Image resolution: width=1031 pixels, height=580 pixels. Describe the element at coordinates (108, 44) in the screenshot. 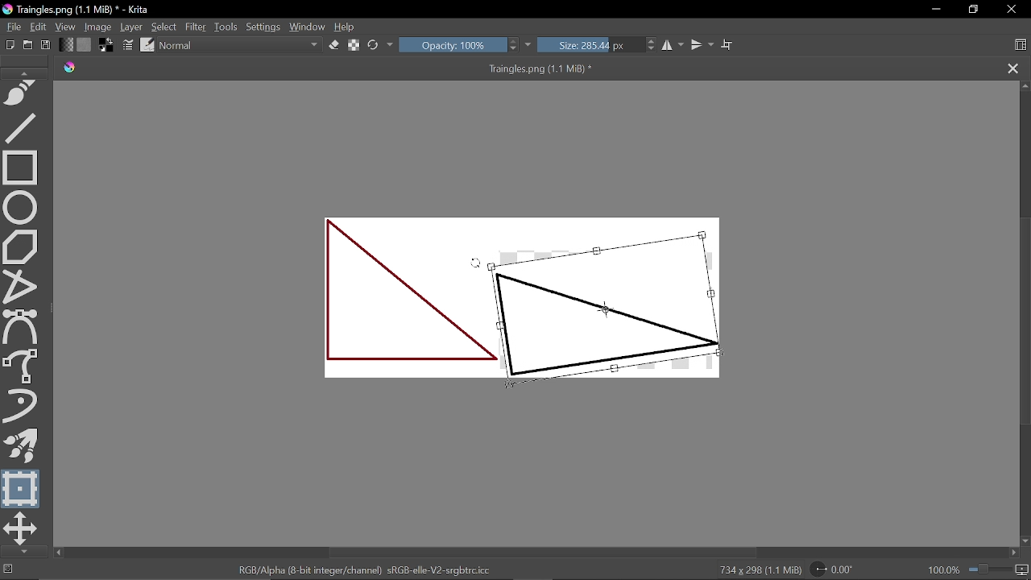

I see `Foreground color` at that location.